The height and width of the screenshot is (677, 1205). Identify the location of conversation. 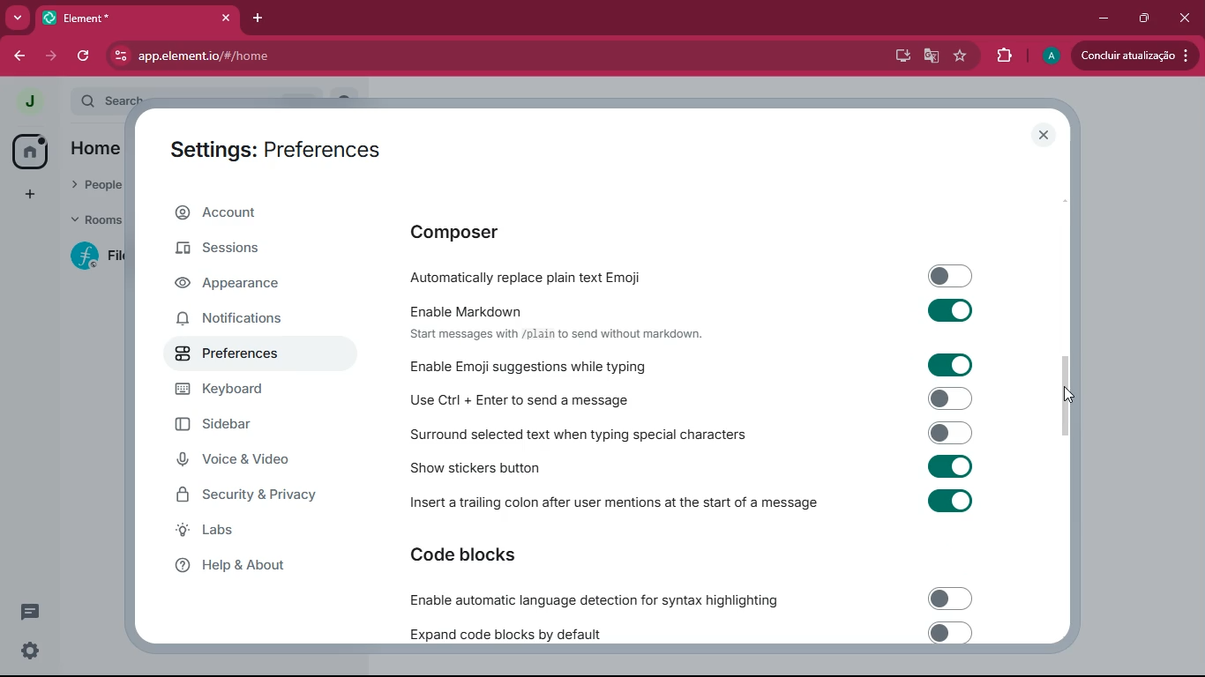
(26, 612).